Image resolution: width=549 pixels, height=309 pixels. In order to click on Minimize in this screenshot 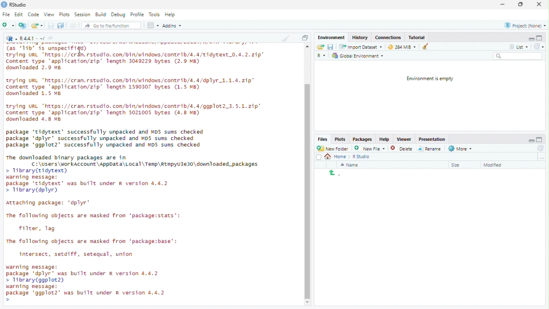, I will do `click(502, 4)`.